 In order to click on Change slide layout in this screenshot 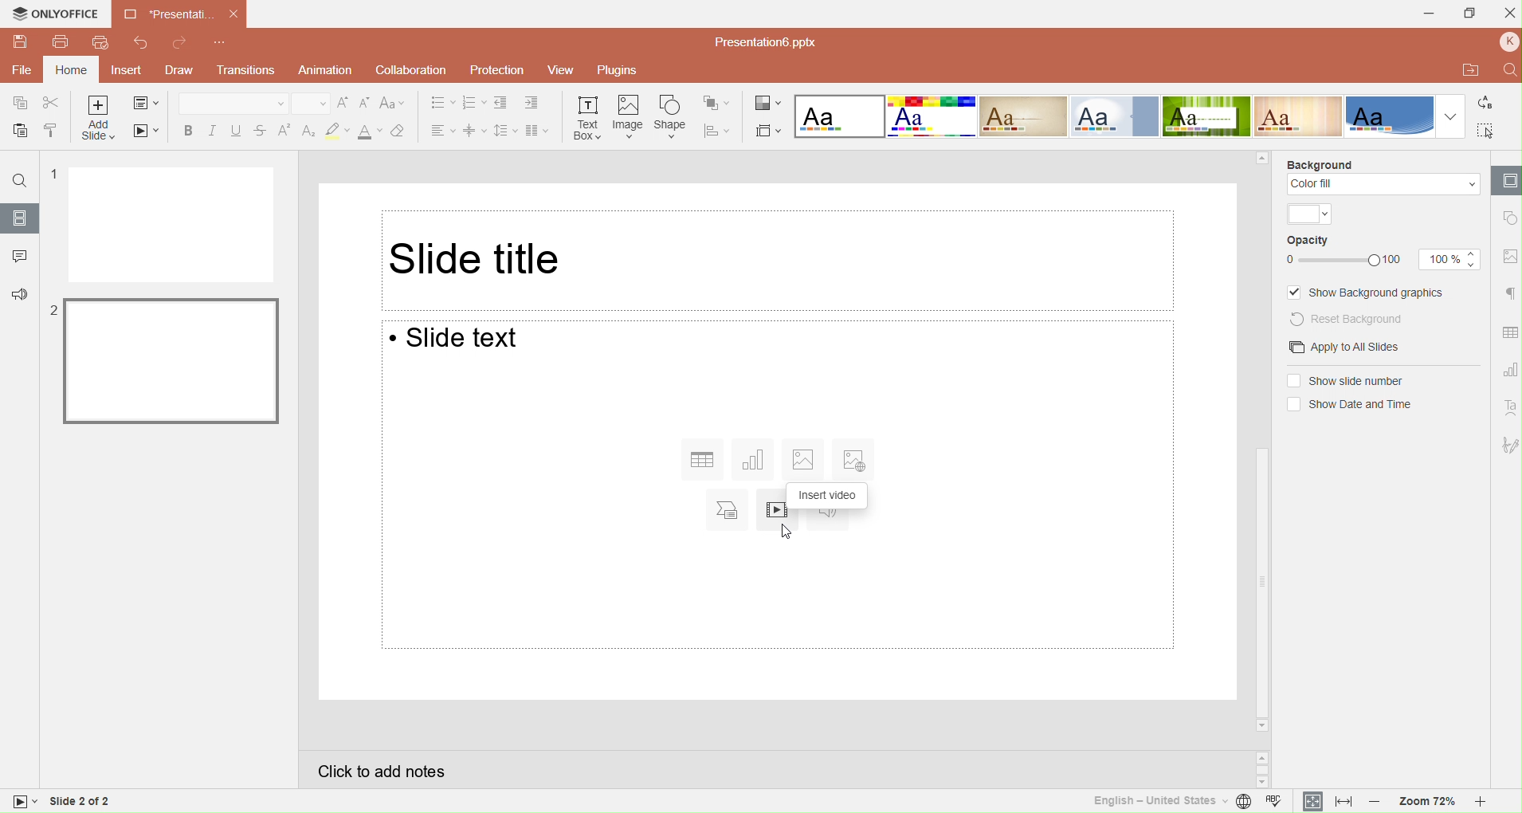, I will do `click(147, 104)`.